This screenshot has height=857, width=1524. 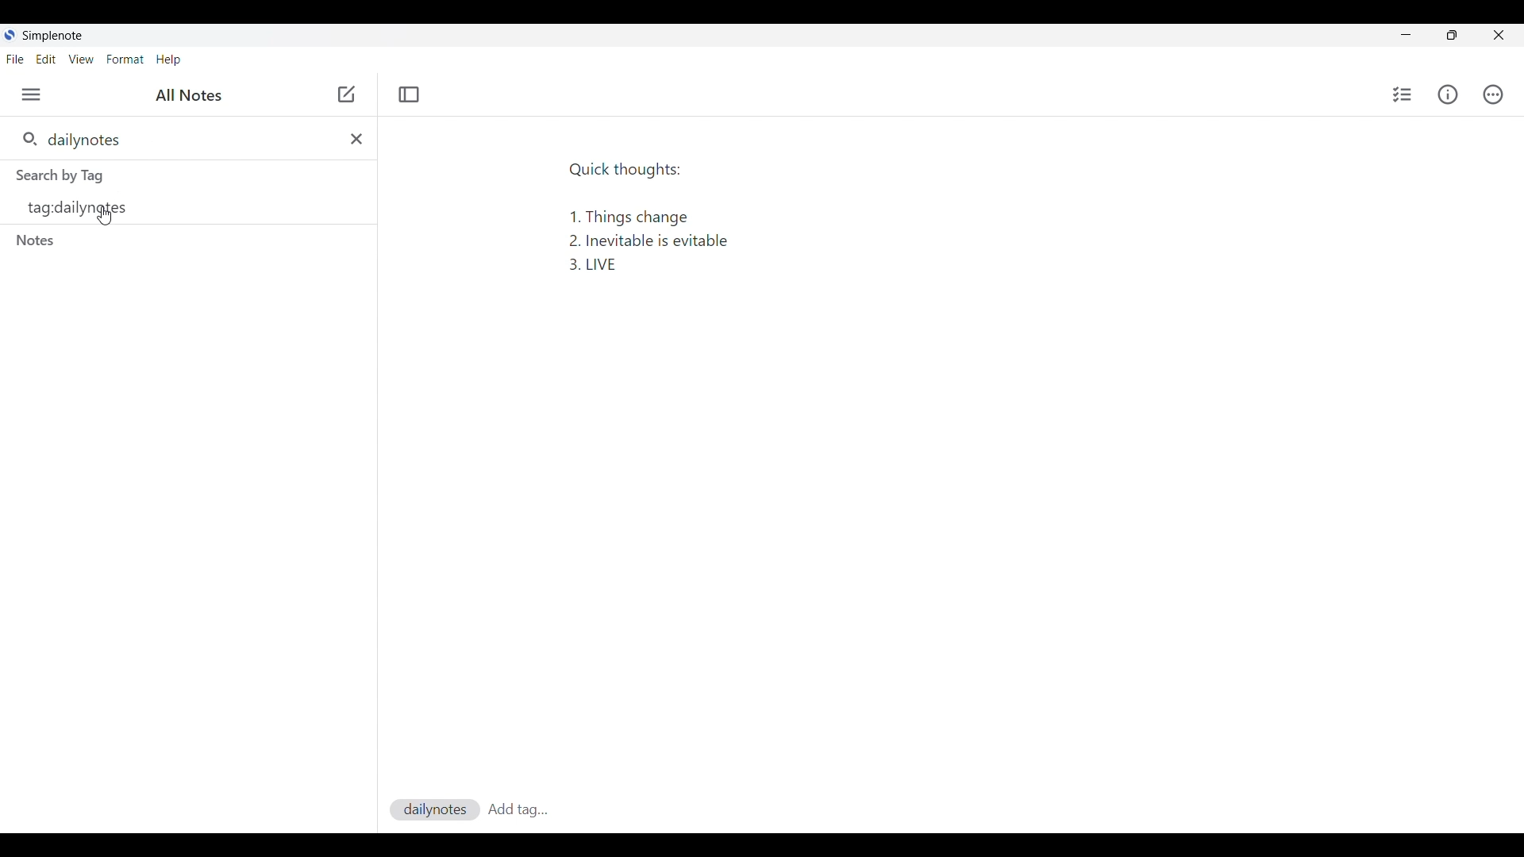 What do you see at coordinates (125, 60) in the screenshot?
I see `Format menu` at bounding box center [125, 60].